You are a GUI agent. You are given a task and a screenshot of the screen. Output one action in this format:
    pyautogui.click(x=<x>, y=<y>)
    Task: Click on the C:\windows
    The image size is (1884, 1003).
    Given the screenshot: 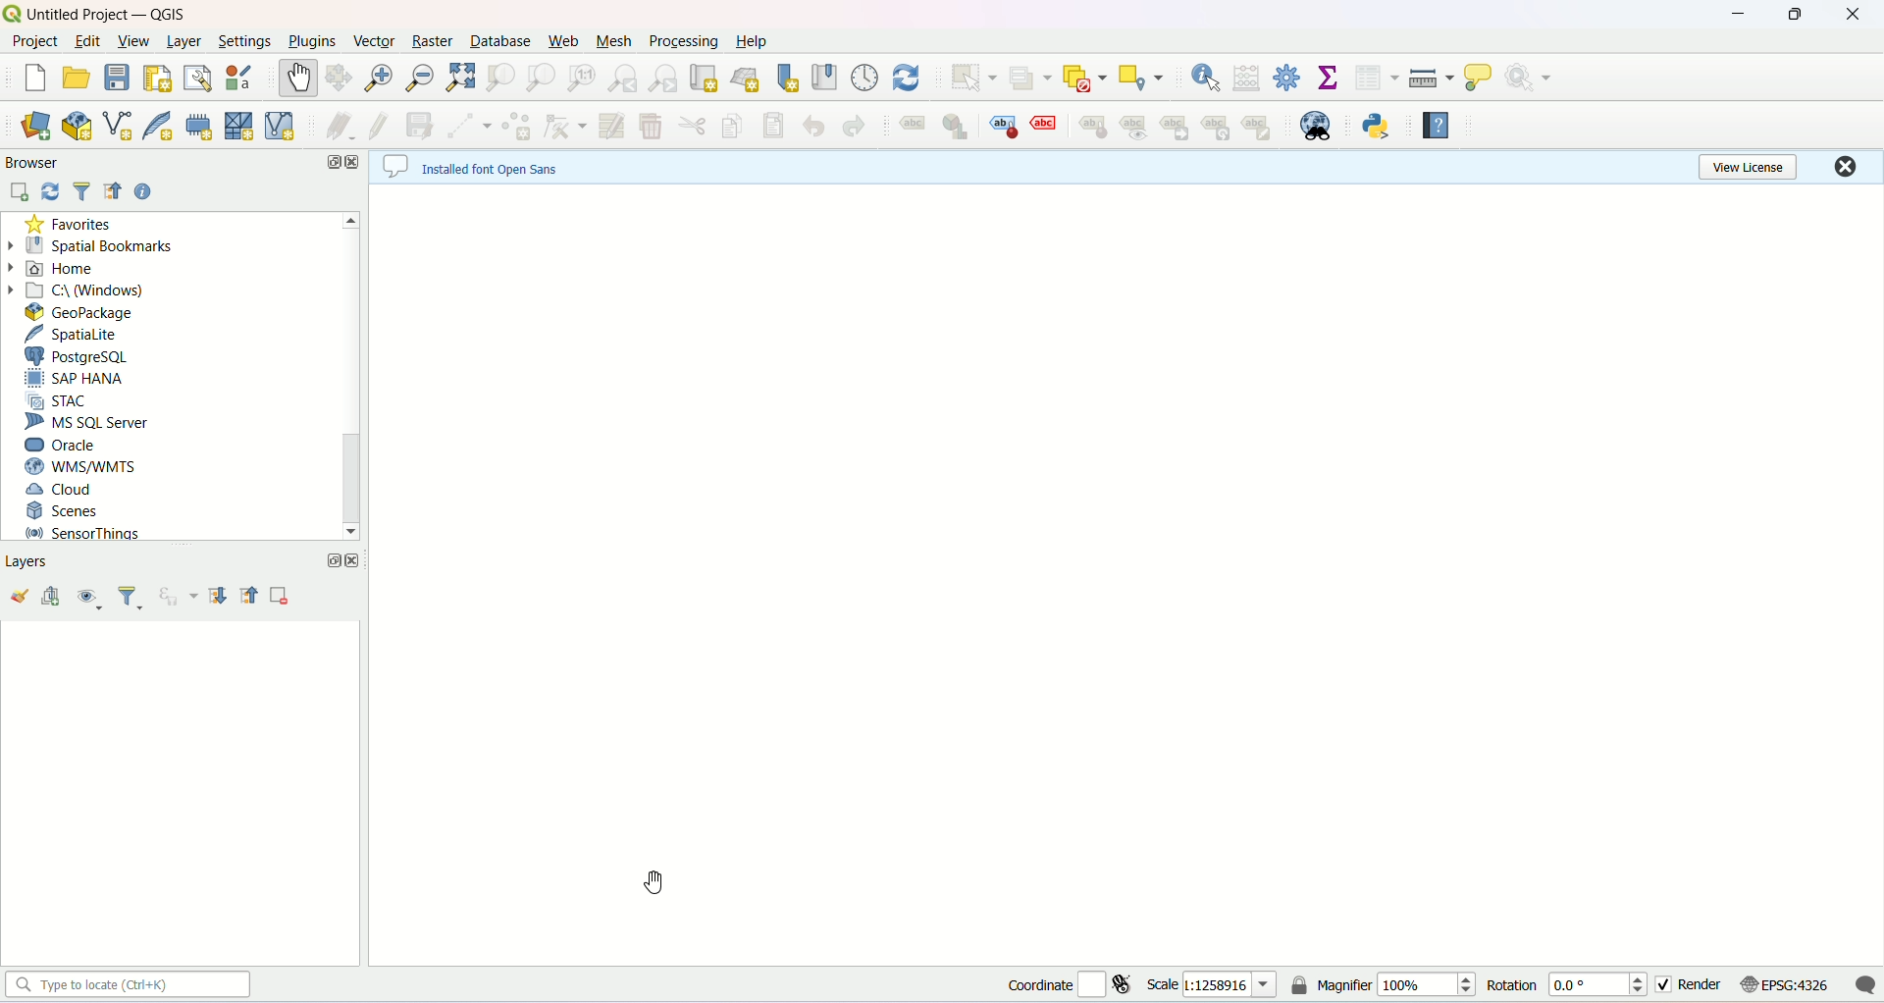 What is the action you would take?
    pyautogui.click(x=79, y=290)
    